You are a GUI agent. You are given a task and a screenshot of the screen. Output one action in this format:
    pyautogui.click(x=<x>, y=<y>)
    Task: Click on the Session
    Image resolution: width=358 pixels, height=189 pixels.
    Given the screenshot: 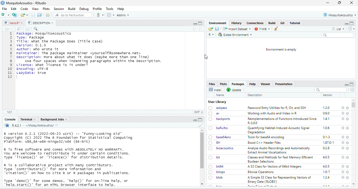 What is the action you would take?
    pyautogui.click(x=59, y=9)
    